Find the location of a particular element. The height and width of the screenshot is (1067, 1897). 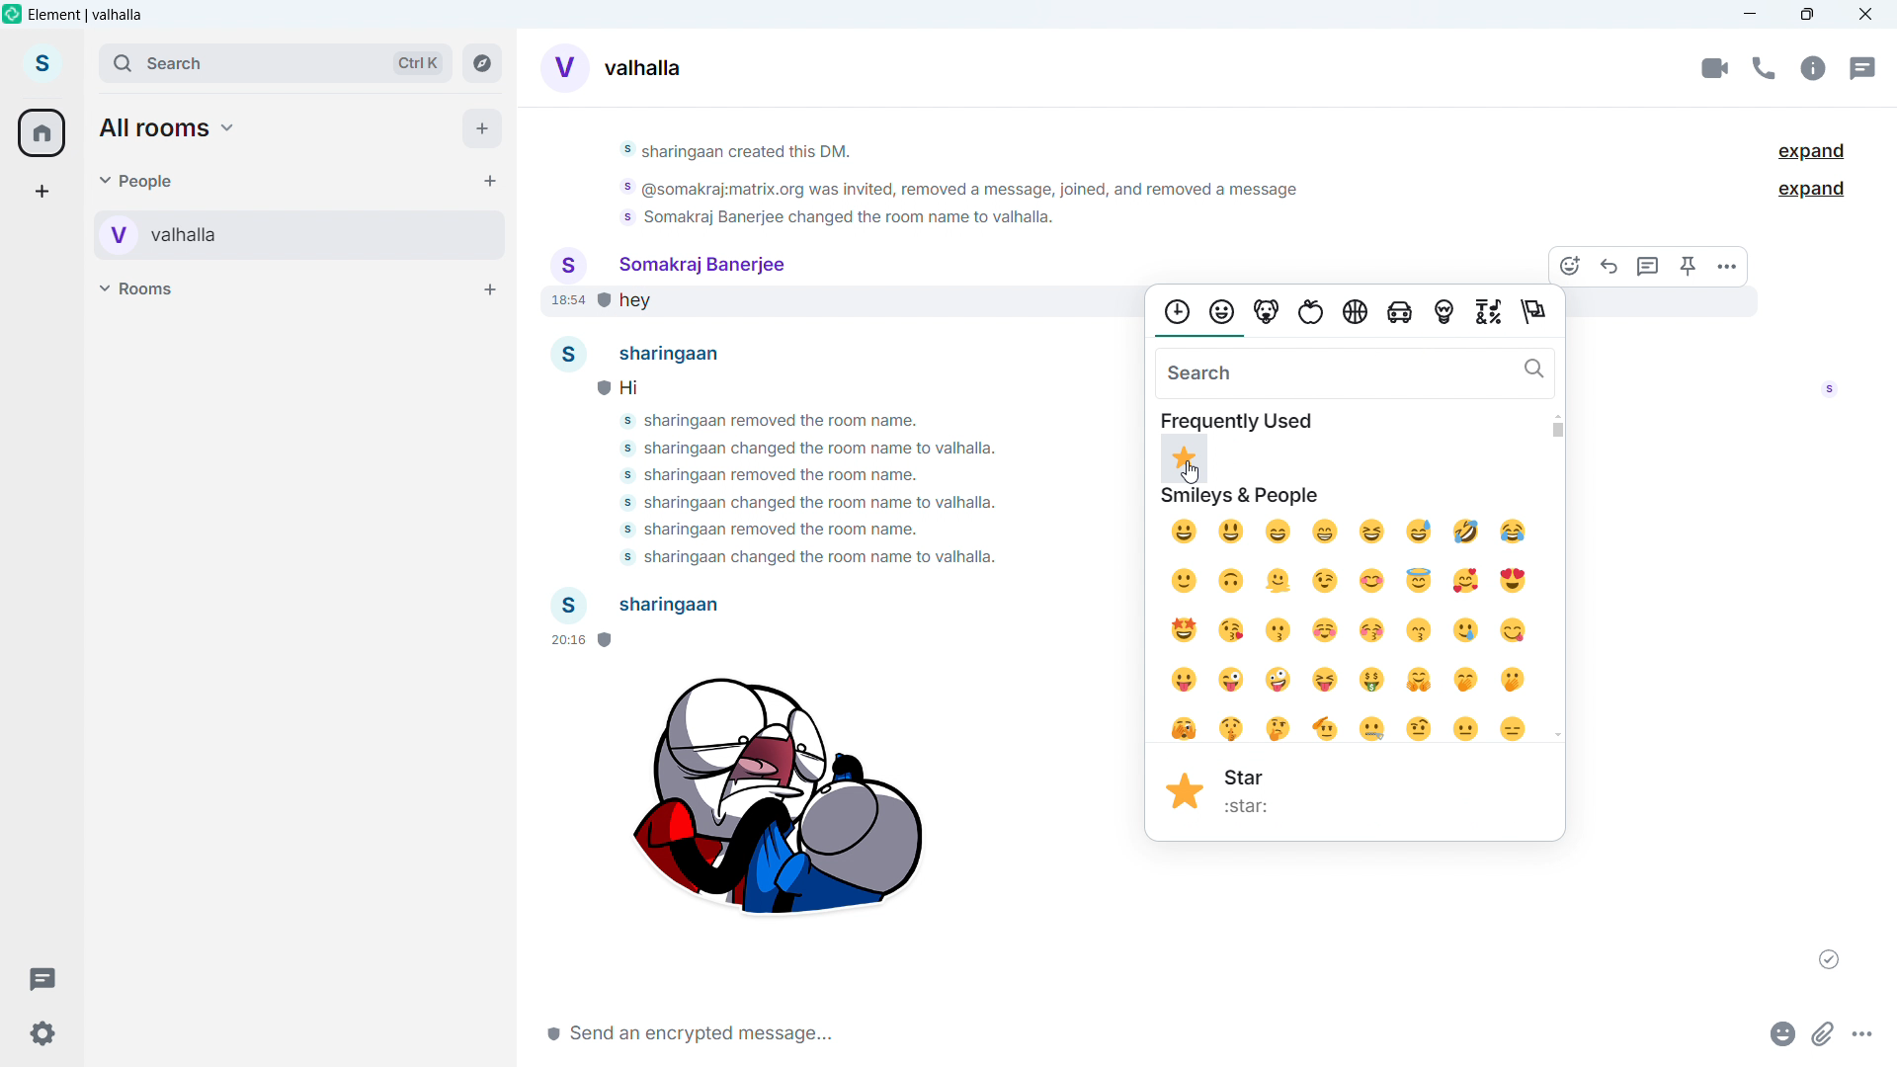

Add room  is located at coordinates (488, 288).